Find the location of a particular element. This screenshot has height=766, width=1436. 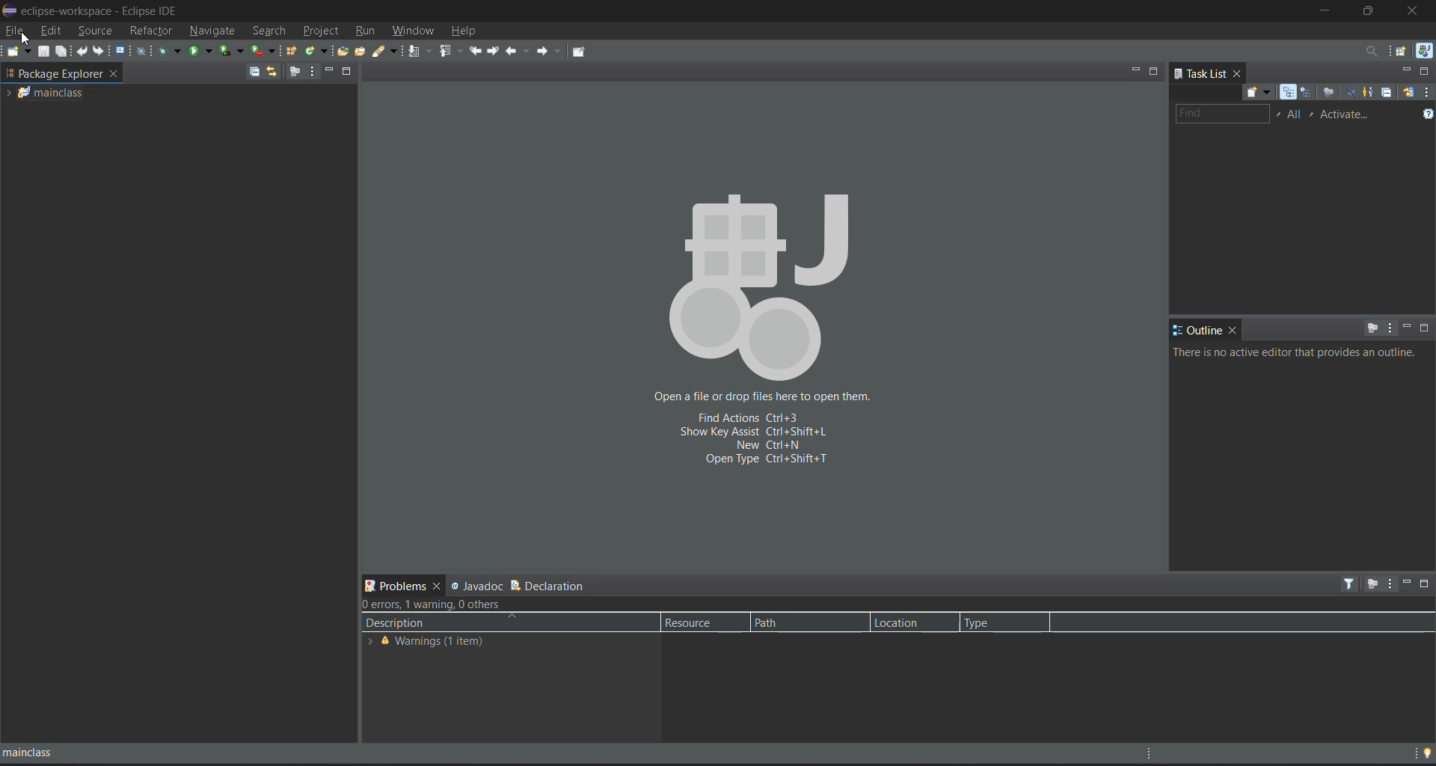

mainclass is located at coordinates (73, 751).